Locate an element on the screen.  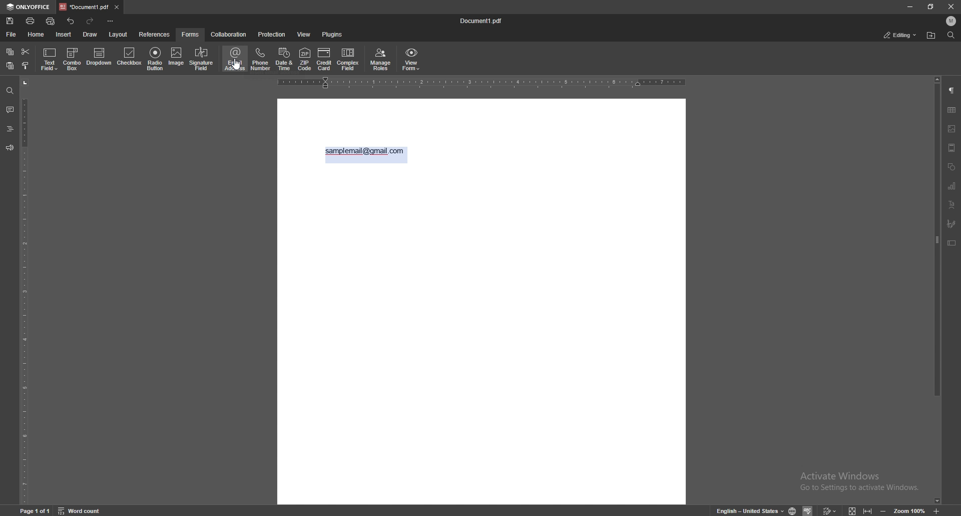
find is located at coordinates (10, 90).